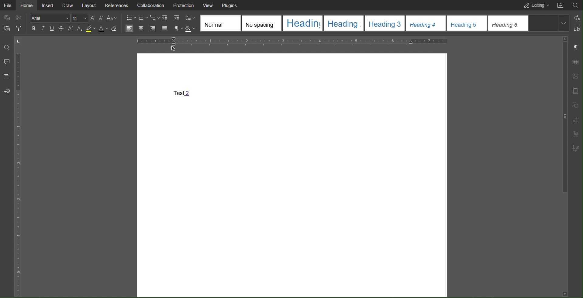  What do you see at coordinates (508, 23) in the screenshot?
I see `Heading 6` at bounding box center [508, 23].